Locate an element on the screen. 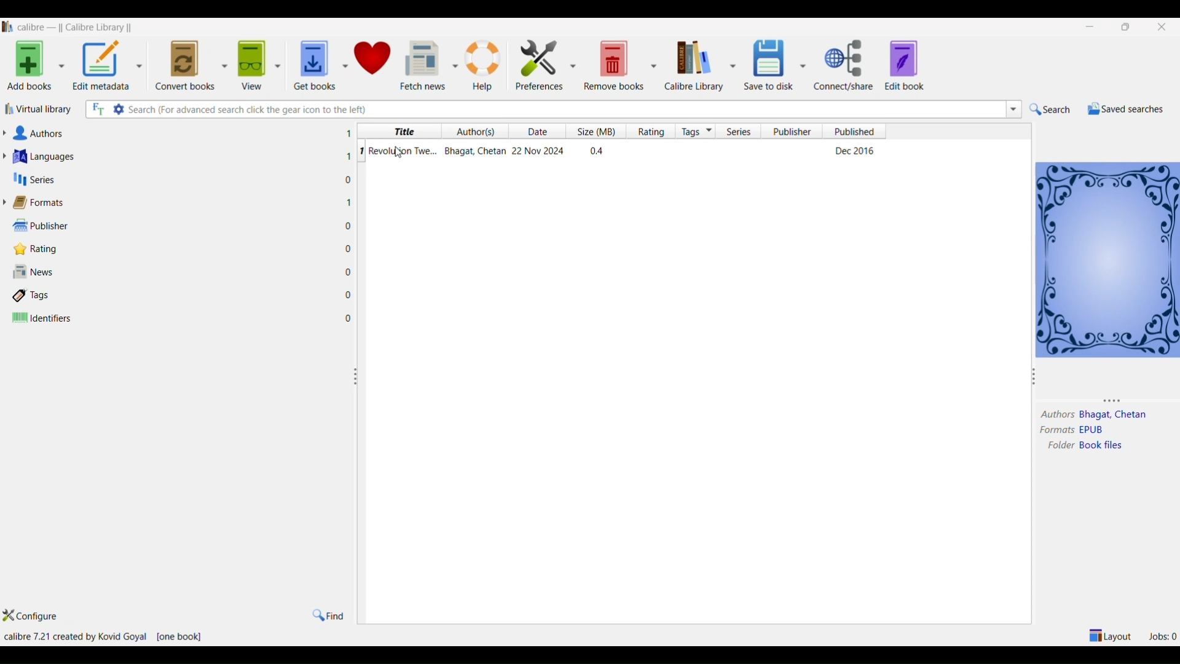 The height and width of the screenshot is (664, 1180). date is located at coordinates (540, 132).